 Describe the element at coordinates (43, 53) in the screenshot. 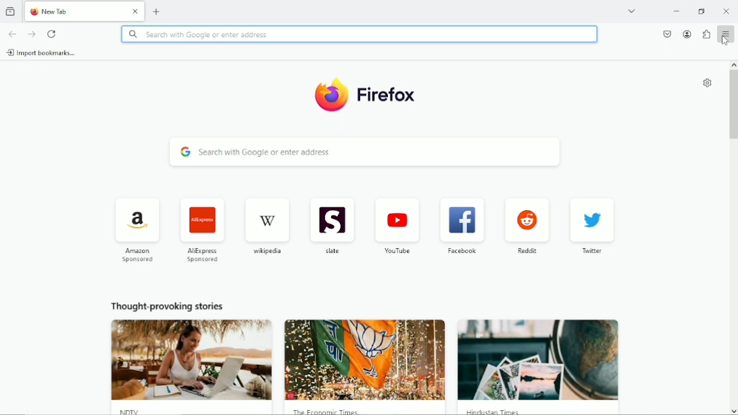

I see `import bookmarks` at that location.